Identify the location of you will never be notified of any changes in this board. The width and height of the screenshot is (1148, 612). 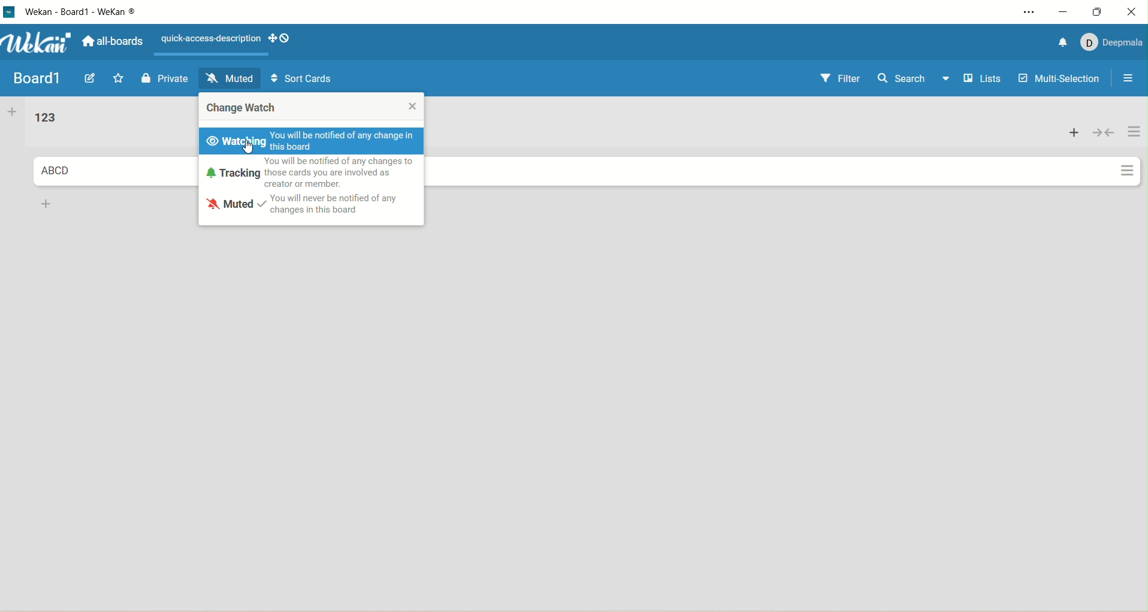
(333, 203).